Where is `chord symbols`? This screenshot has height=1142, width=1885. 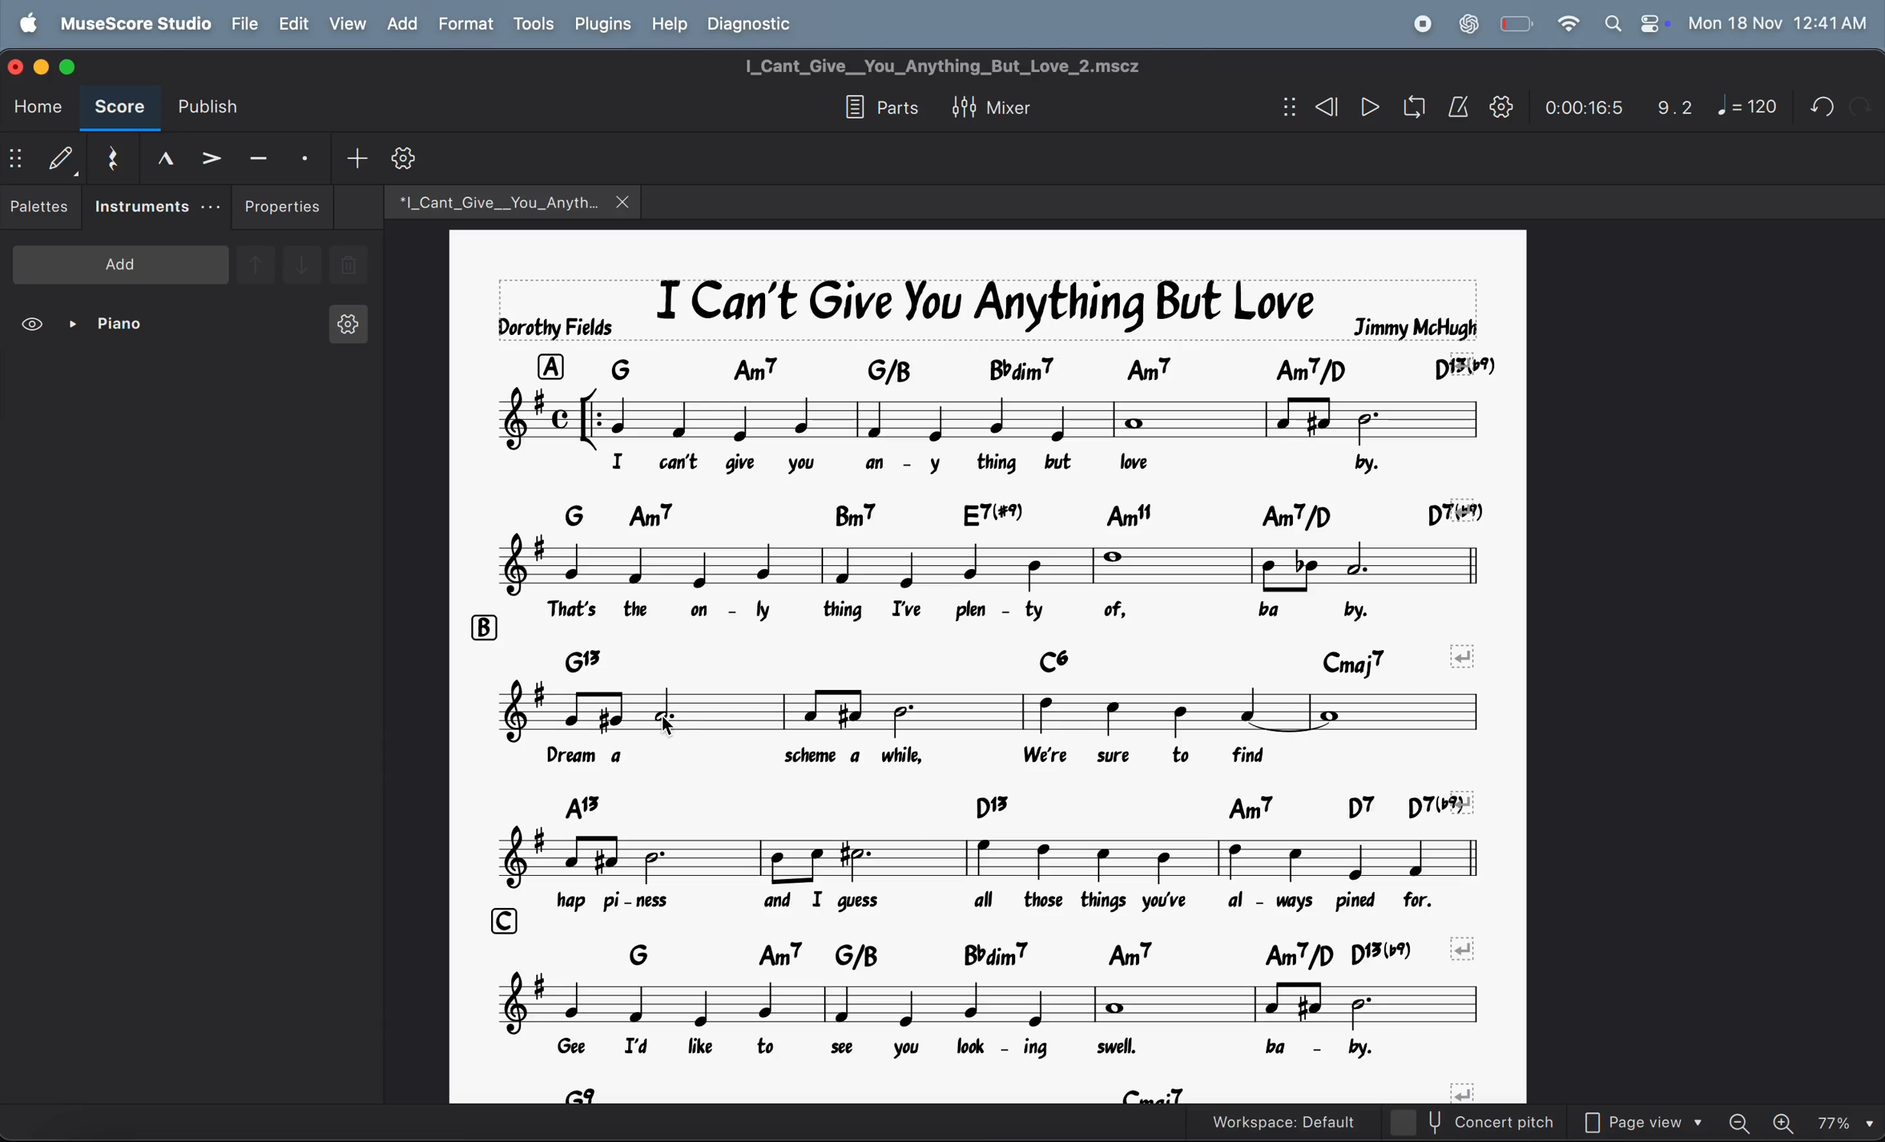
chord symbols is located at coordinates (1016, 659).